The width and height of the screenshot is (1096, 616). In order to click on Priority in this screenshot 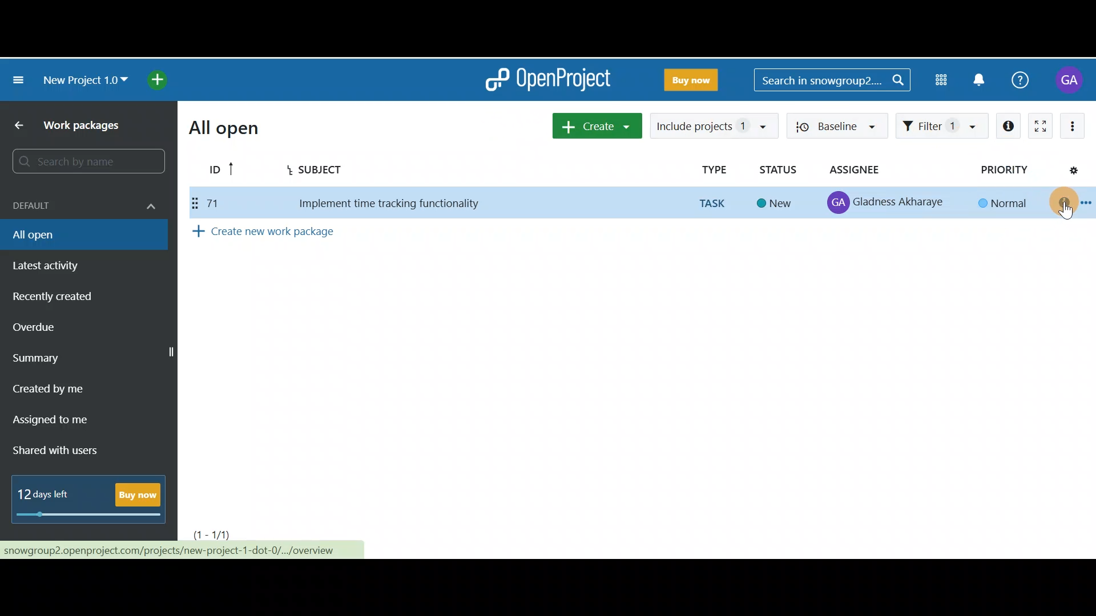, I will do `click(1000, 171)`.